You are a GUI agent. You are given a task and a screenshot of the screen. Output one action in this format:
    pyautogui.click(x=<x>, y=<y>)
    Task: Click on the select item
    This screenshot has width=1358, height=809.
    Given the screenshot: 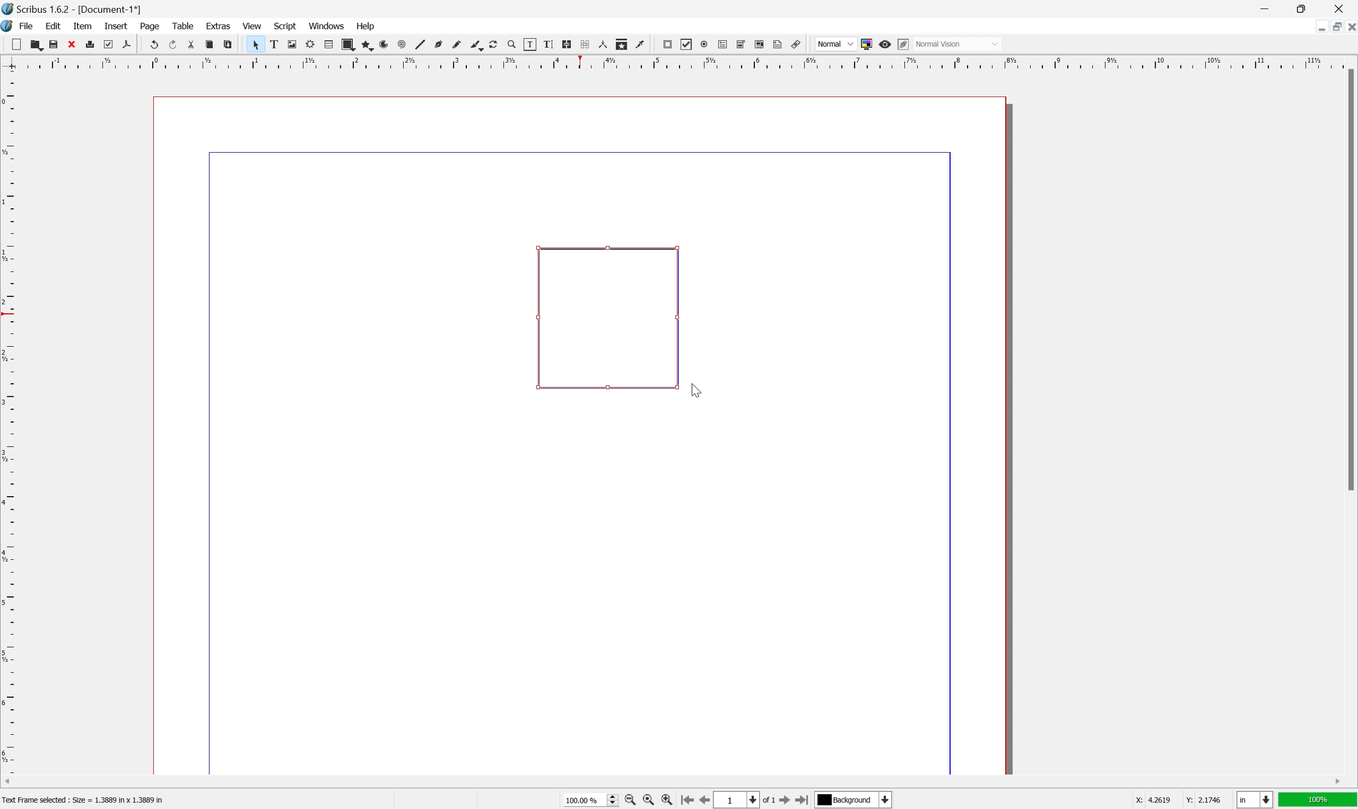 What is the action you would take?
    pyautogui.click(x=256, y=45)
    